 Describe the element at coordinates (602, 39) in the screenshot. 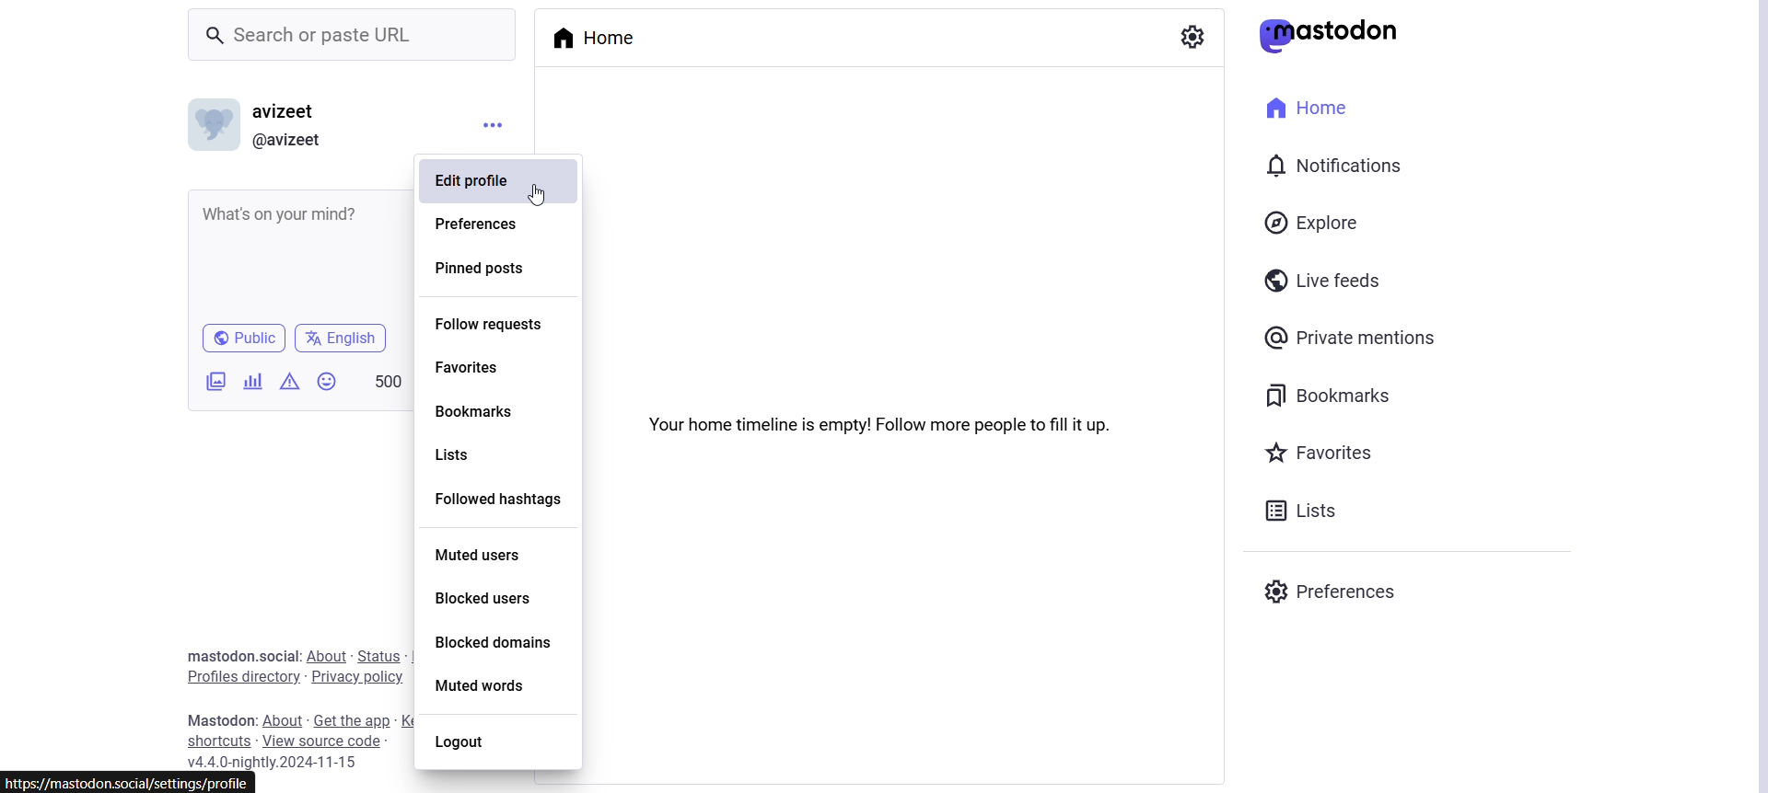

I see `Home` at that location.